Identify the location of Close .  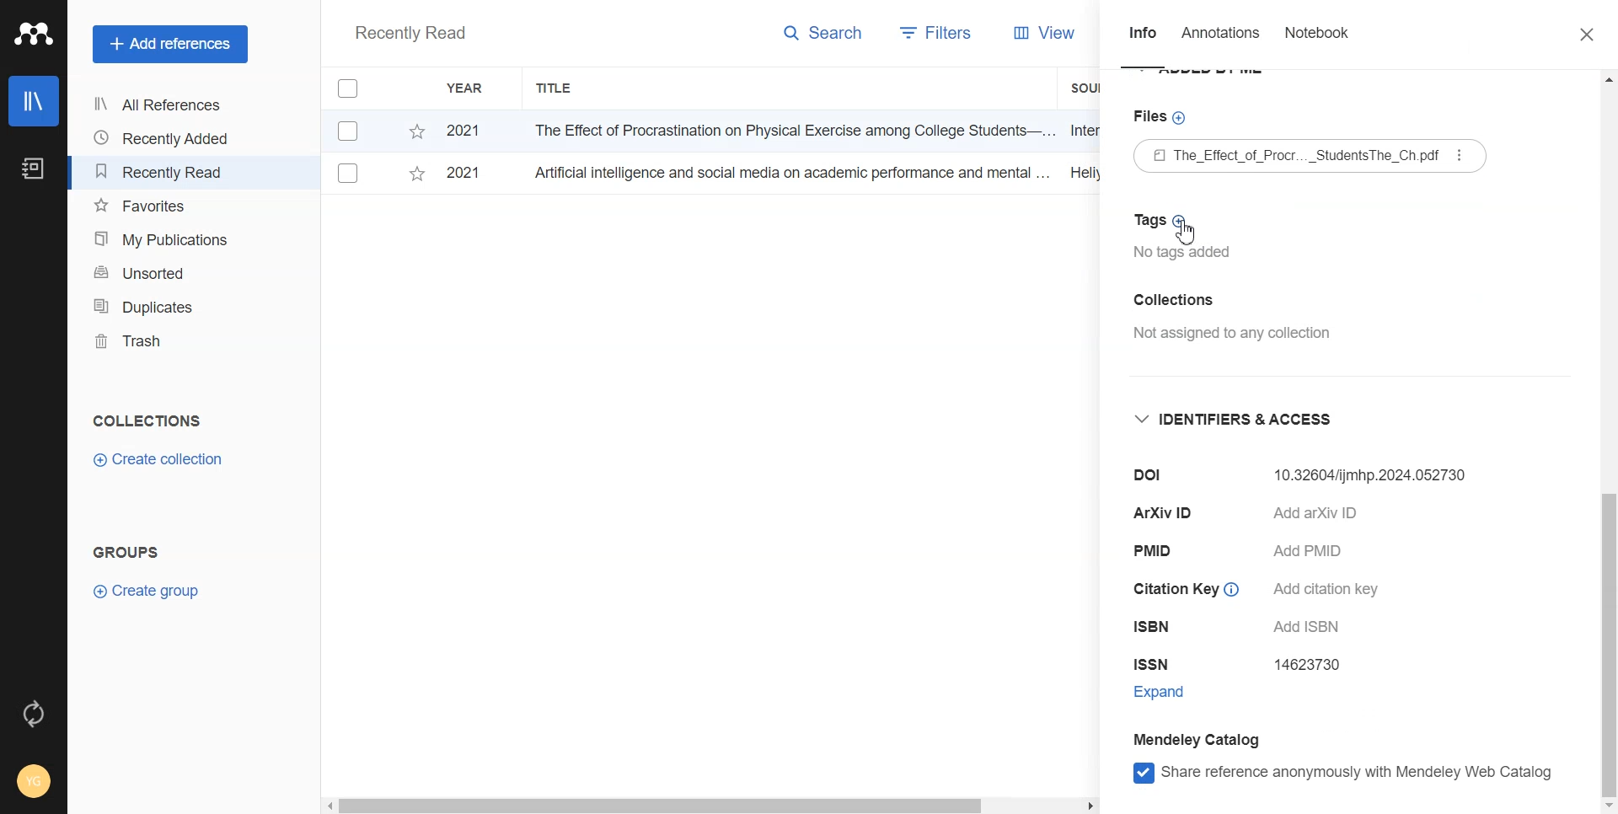
(1578, 35).